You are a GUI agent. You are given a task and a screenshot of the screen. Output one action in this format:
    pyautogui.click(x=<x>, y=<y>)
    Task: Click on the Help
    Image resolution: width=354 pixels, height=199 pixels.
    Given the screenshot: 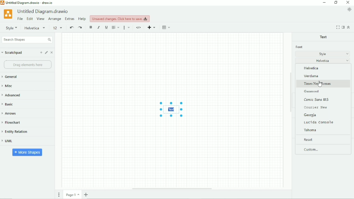 What is the action you would take?
    pyautogui.click(x=83, y=19)
    